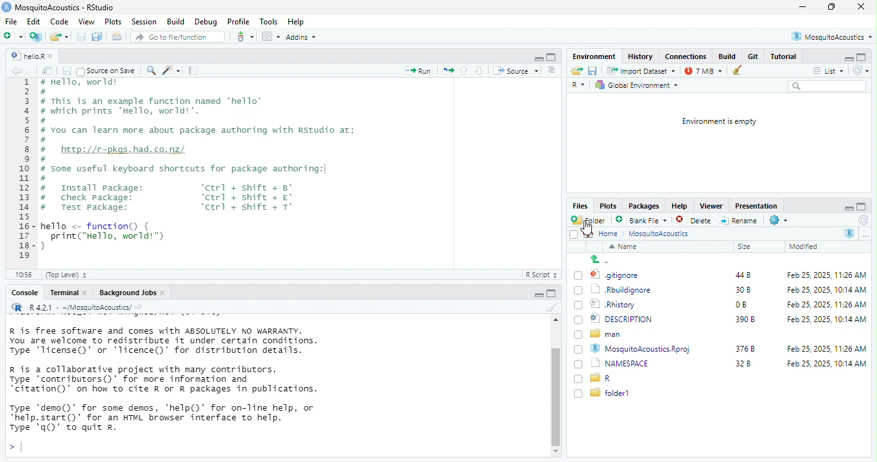  What do you see at coordinates (576, 379) in the screenshot?
I see `checkbox` at bounding box center [576, 379].